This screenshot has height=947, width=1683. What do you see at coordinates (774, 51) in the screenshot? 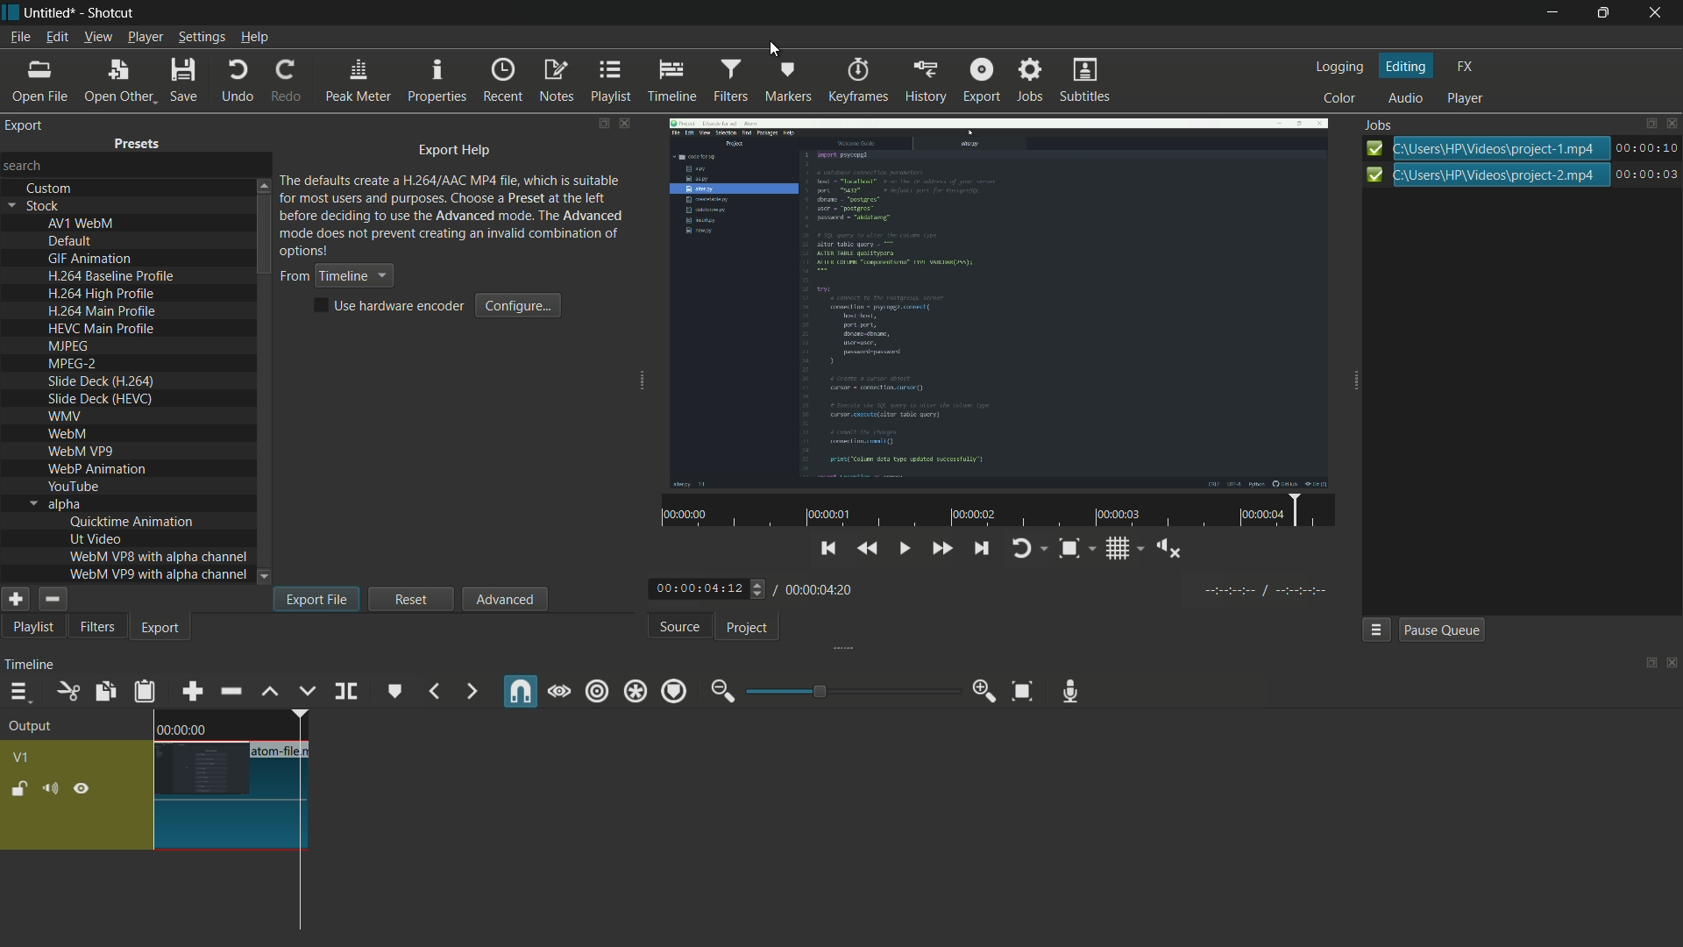
I see `cursor` at bounding box center [774, 51].